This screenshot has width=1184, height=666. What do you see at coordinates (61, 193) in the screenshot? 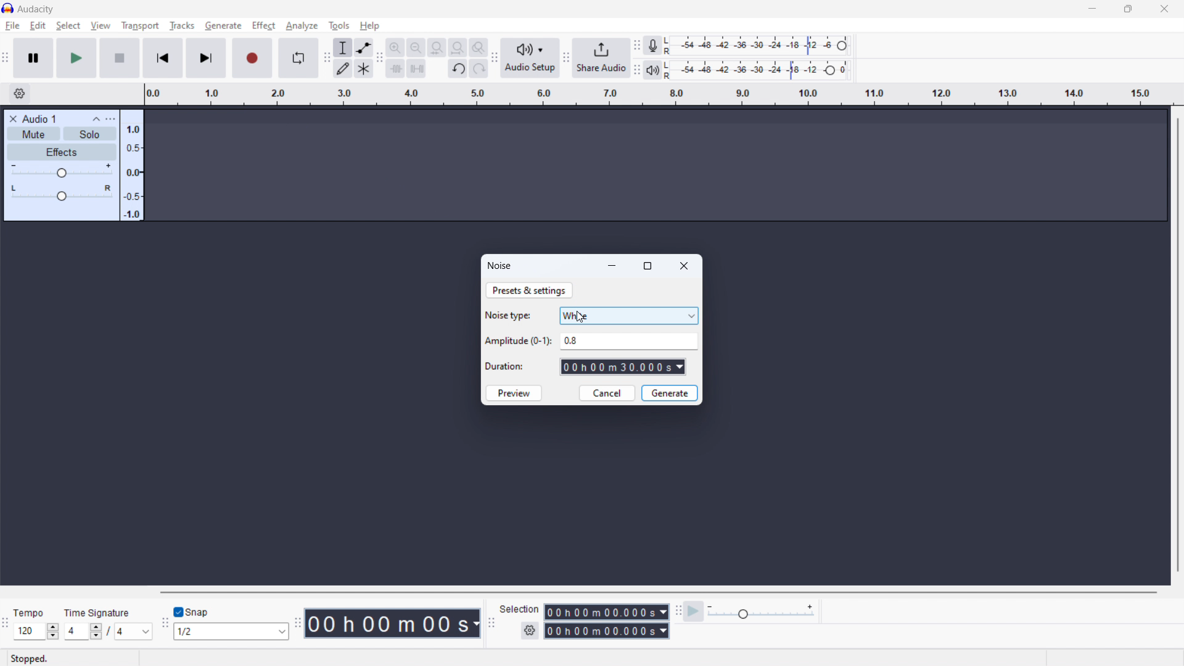
I see `pan` at bounding box center [61, 193].